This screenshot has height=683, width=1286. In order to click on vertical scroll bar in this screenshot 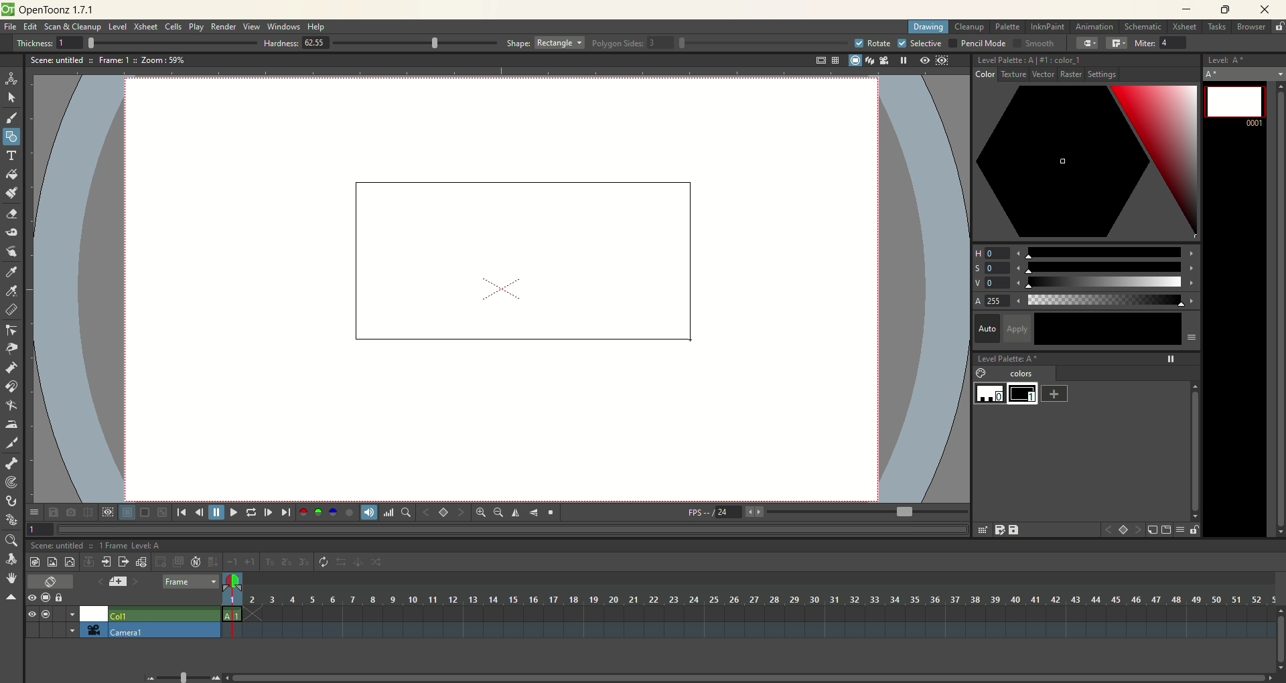, I will do `click(1277, 307)`.